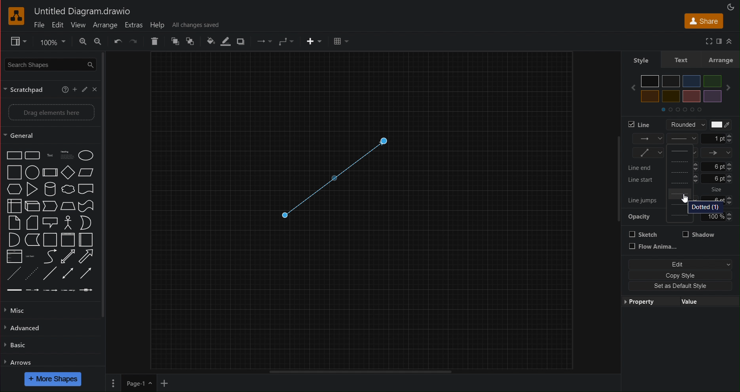  I want to click on Connection, so click(648, 139).